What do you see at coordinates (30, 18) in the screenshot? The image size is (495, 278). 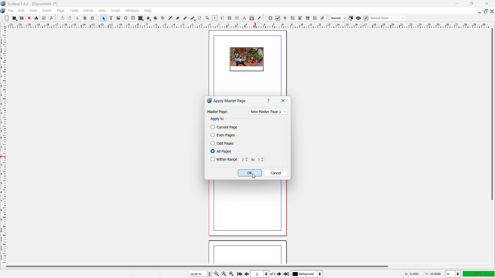 I see `close` at bounding box center [30, 18].